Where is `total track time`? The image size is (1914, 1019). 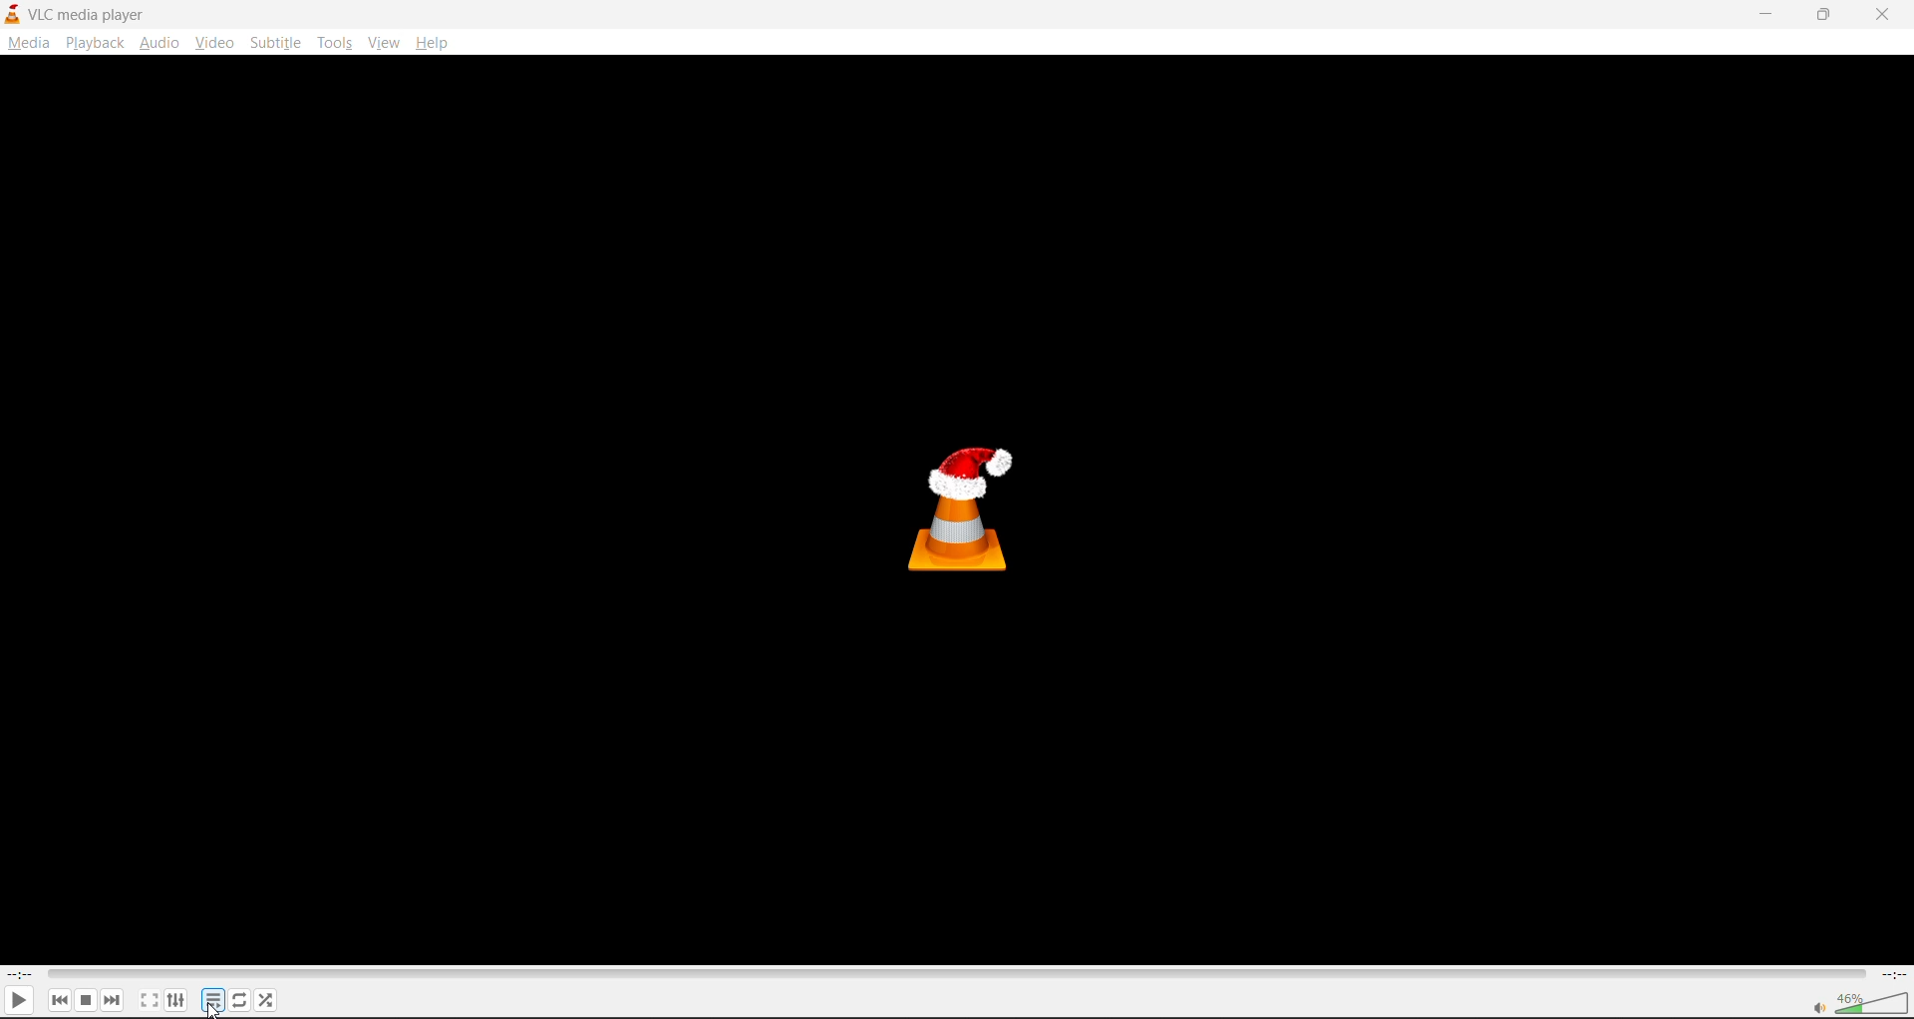 total track time is located at coordinates (1891, 972).